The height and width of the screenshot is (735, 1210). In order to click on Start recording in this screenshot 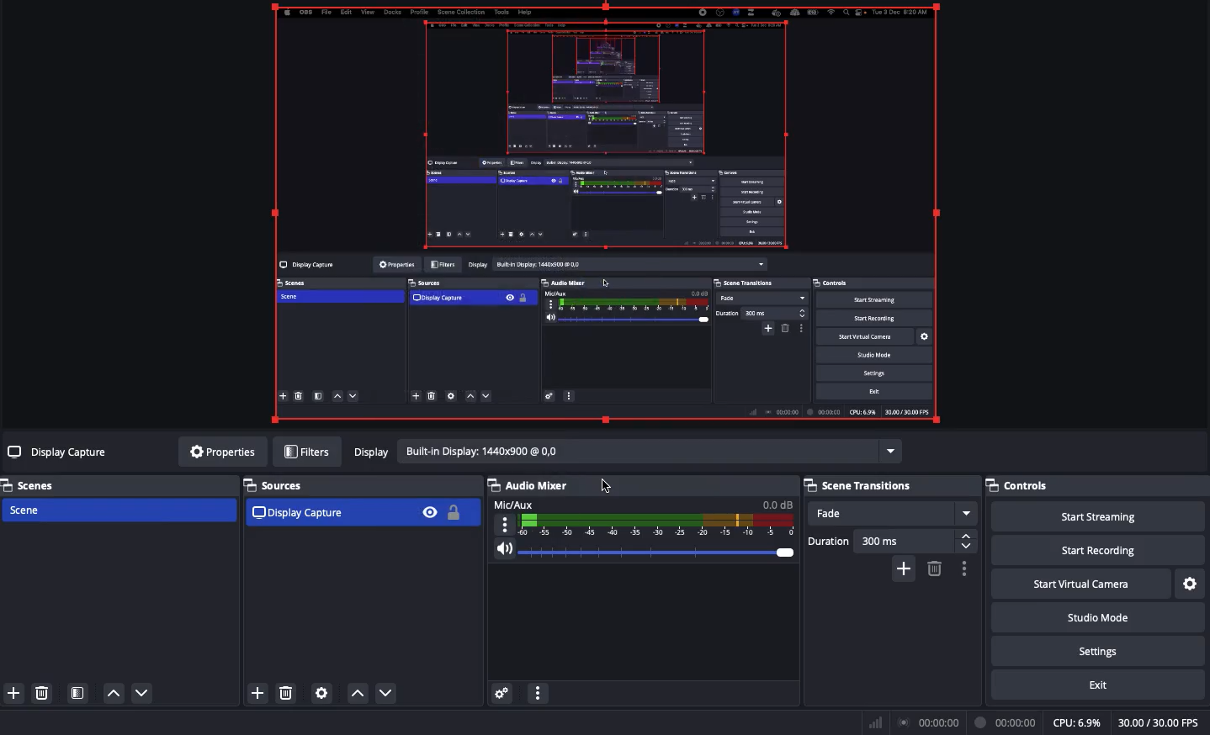, I will do `click(1096, 553)`.